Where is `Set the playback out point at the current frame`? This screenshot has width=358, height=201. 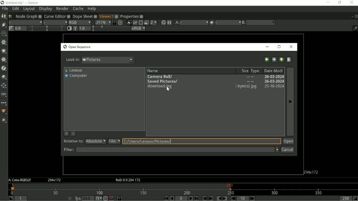
Set the playback out point at the current frame is located at coordinates (355, 198).